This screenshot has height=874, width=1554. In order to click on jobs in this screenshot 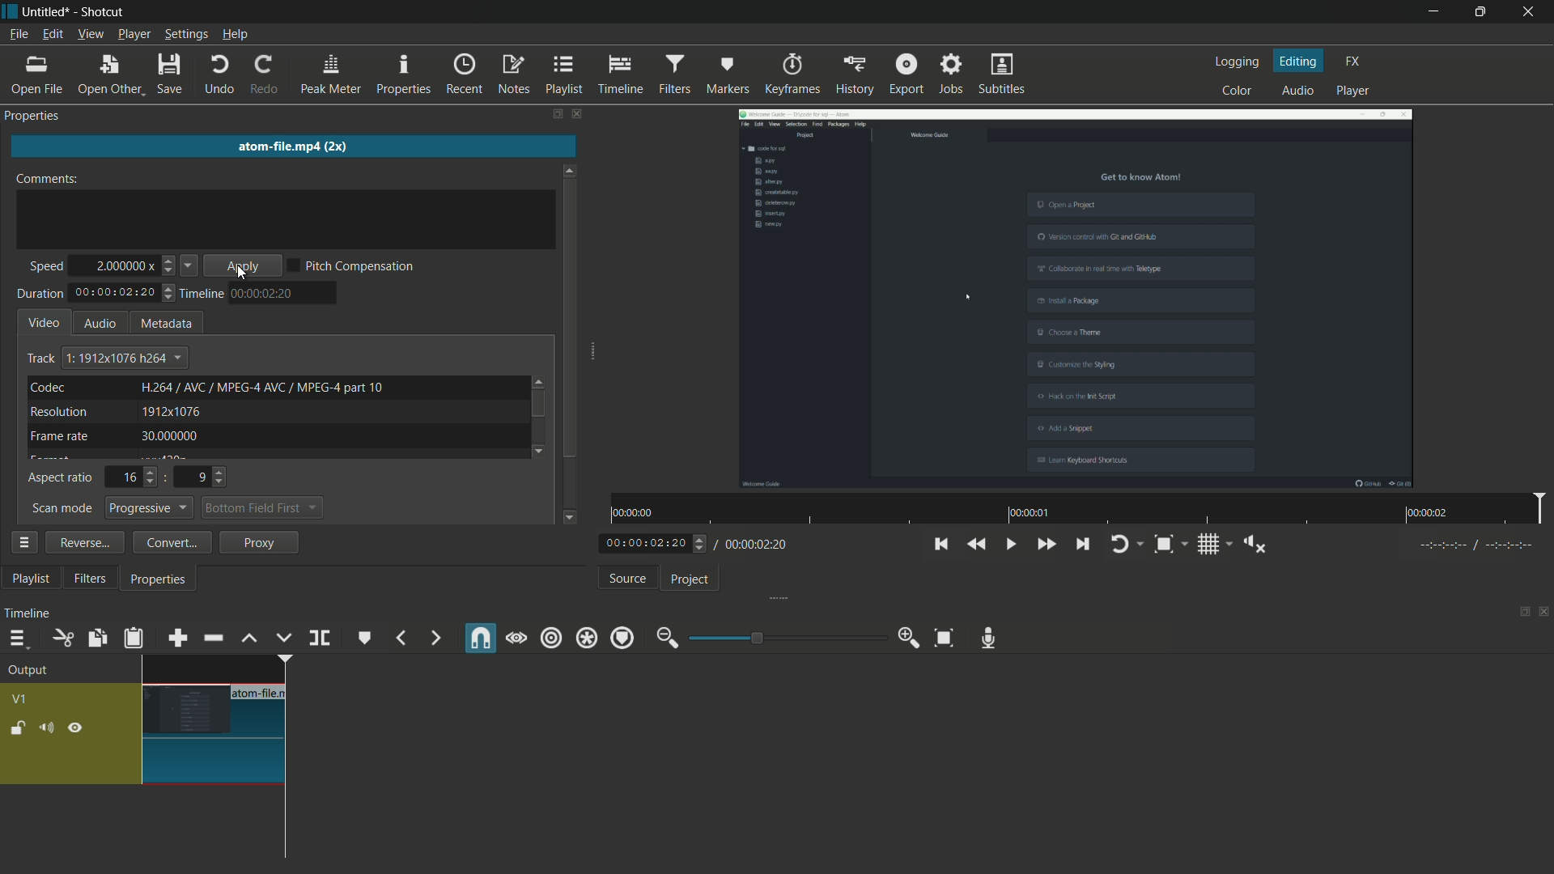, I will do `click(951, 74)`.